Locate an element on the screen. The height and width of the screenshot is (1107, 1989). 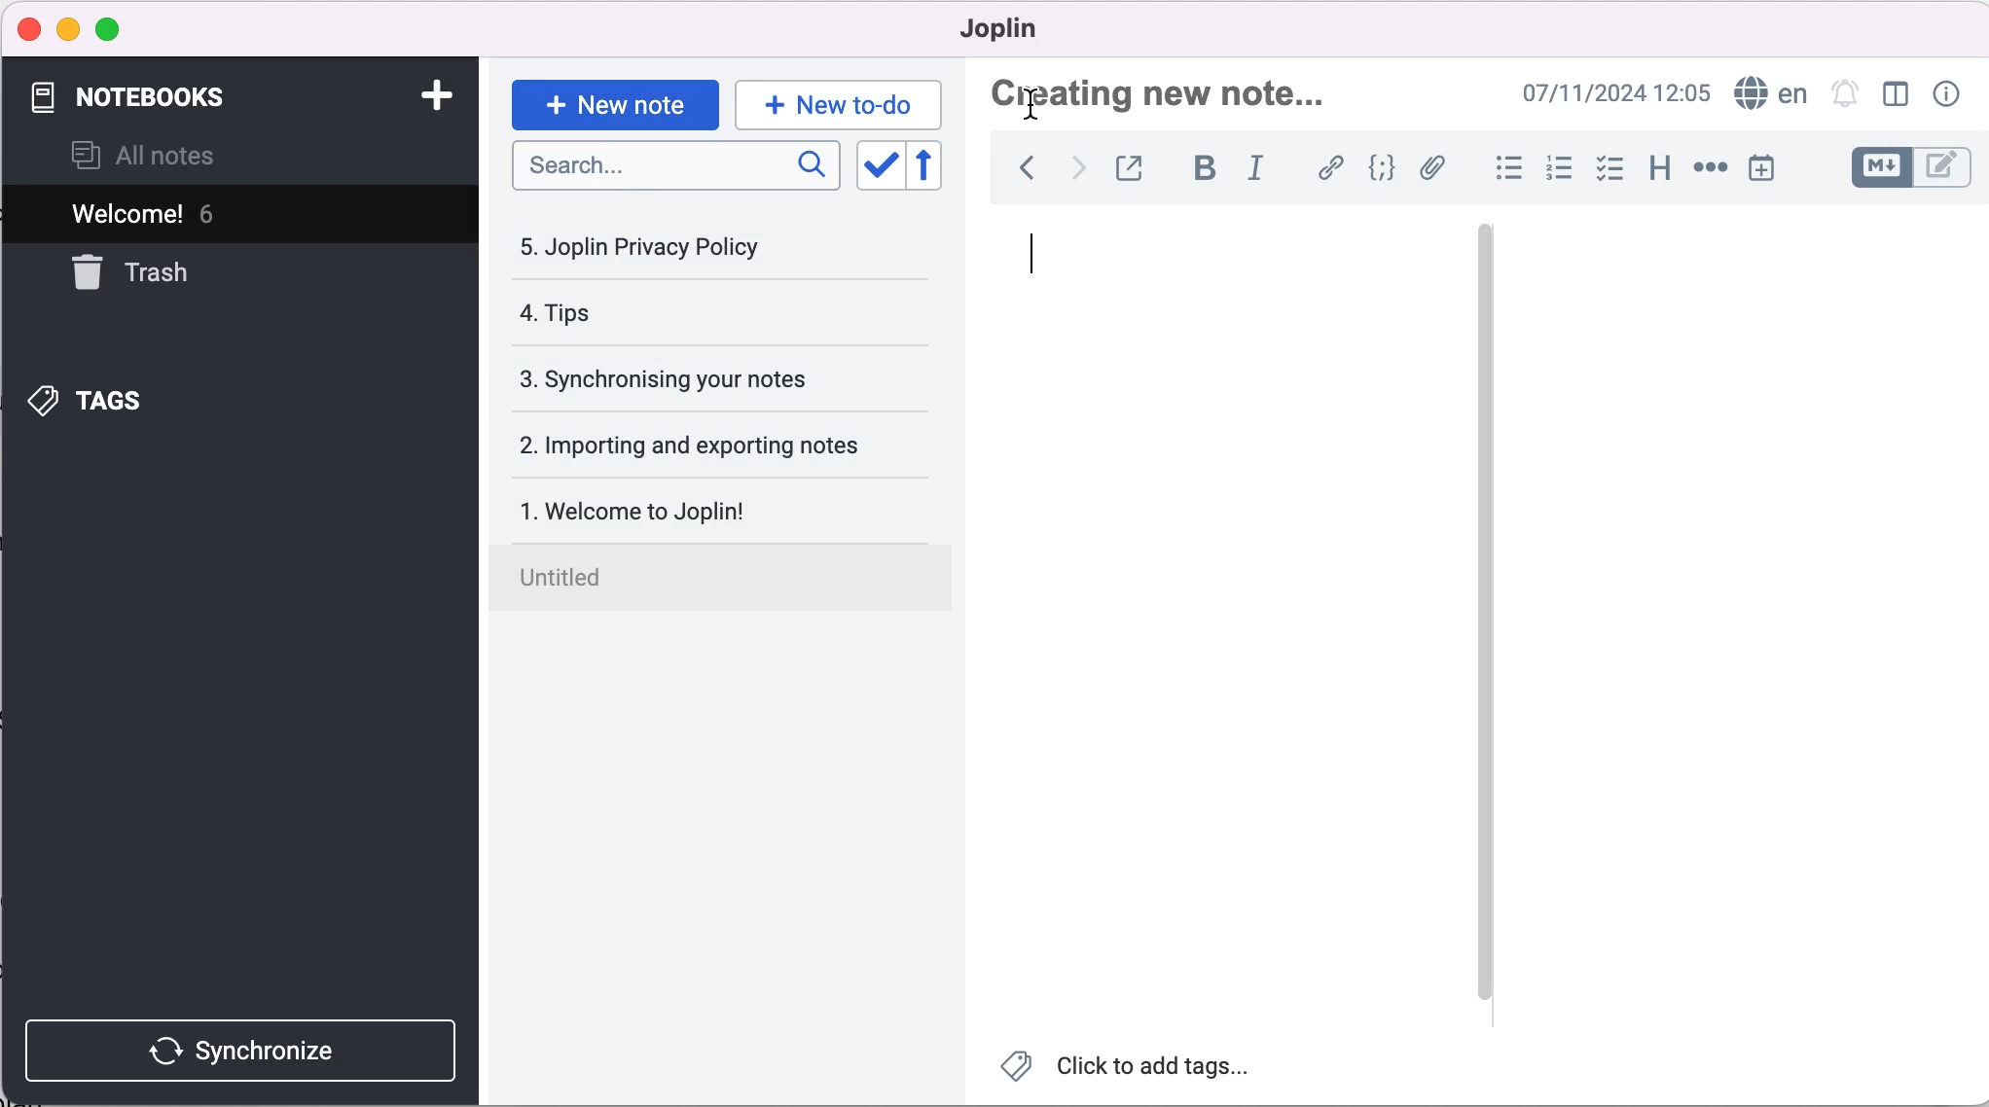
new note is located at coordinates (613, 97).